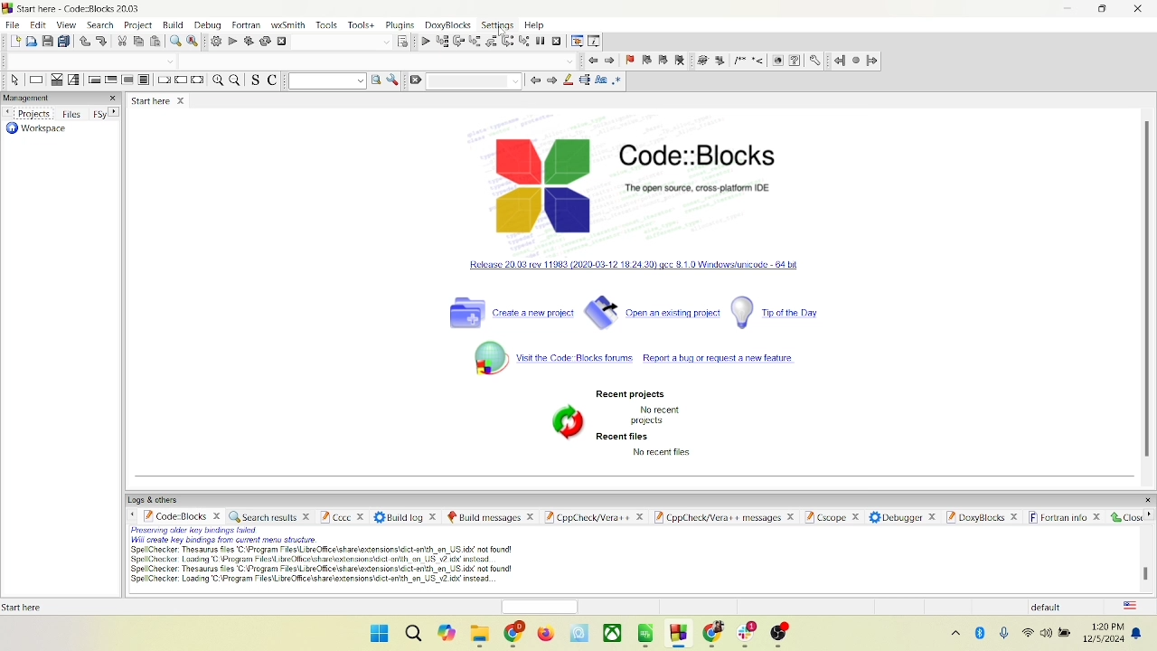 The width and height of the screenshot is (1157, 651). I want to click on settings, so click(813, 59).